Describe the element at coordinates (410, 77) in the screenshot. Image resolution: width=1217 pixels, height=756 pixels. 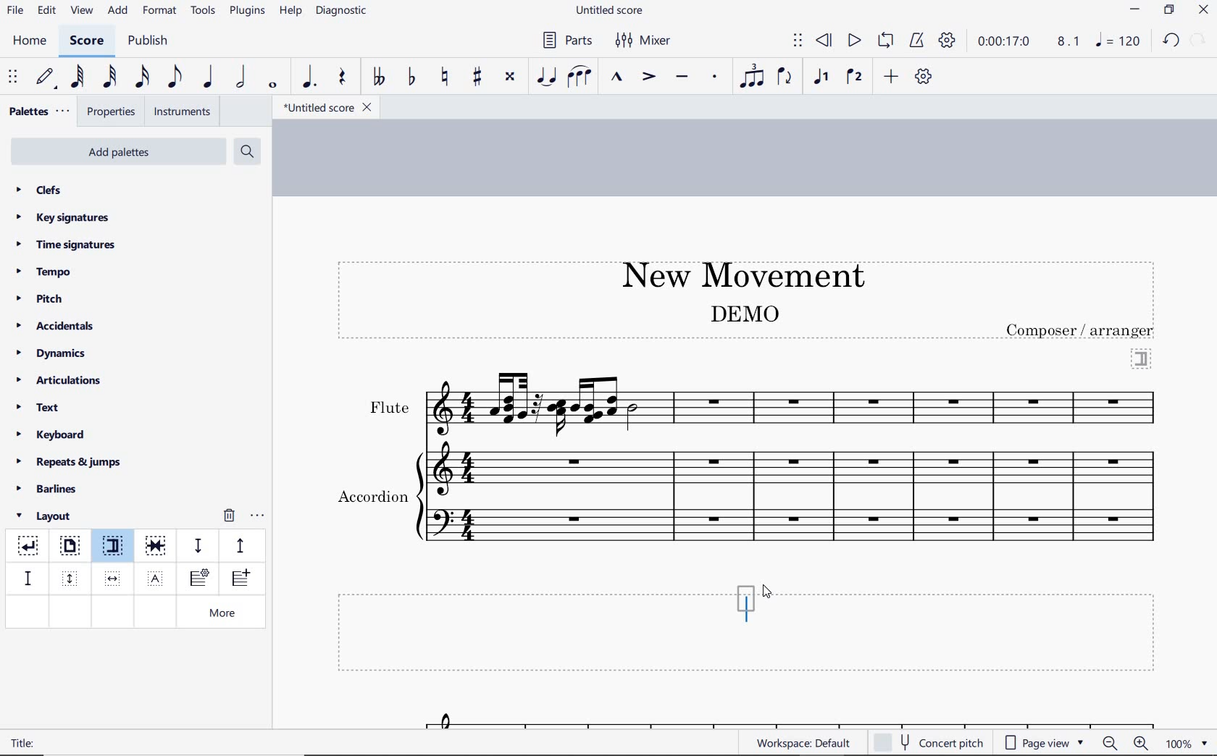
I see `toggle flat` at that location.